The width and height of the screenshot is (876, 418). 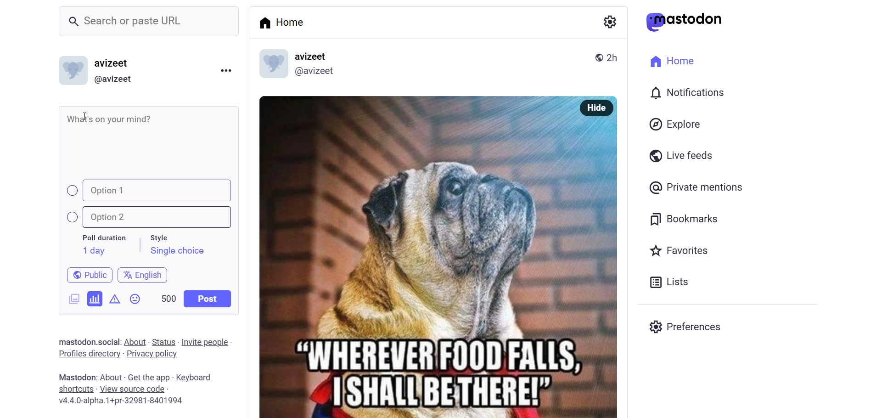 What do you see at coordinates (107, 342) in the screenshot?
I see `social` at bounding box center [107, 342].